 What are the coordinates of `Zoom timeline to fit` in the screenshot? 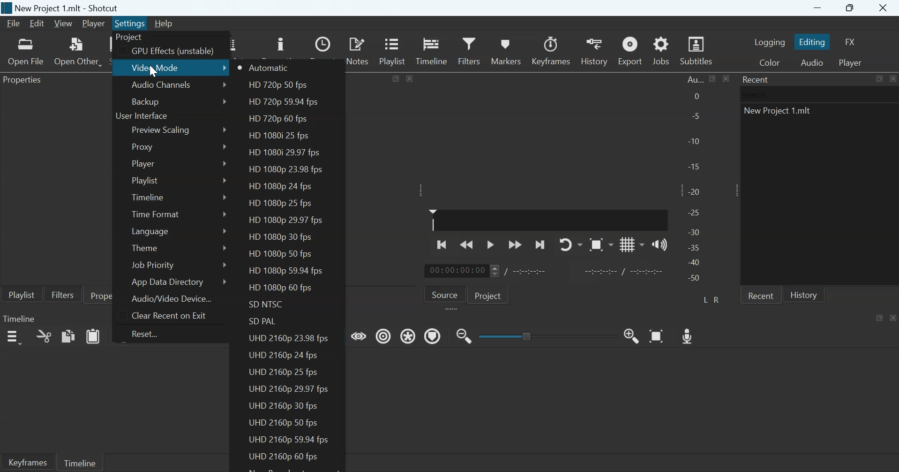 It's located at (658, 335).